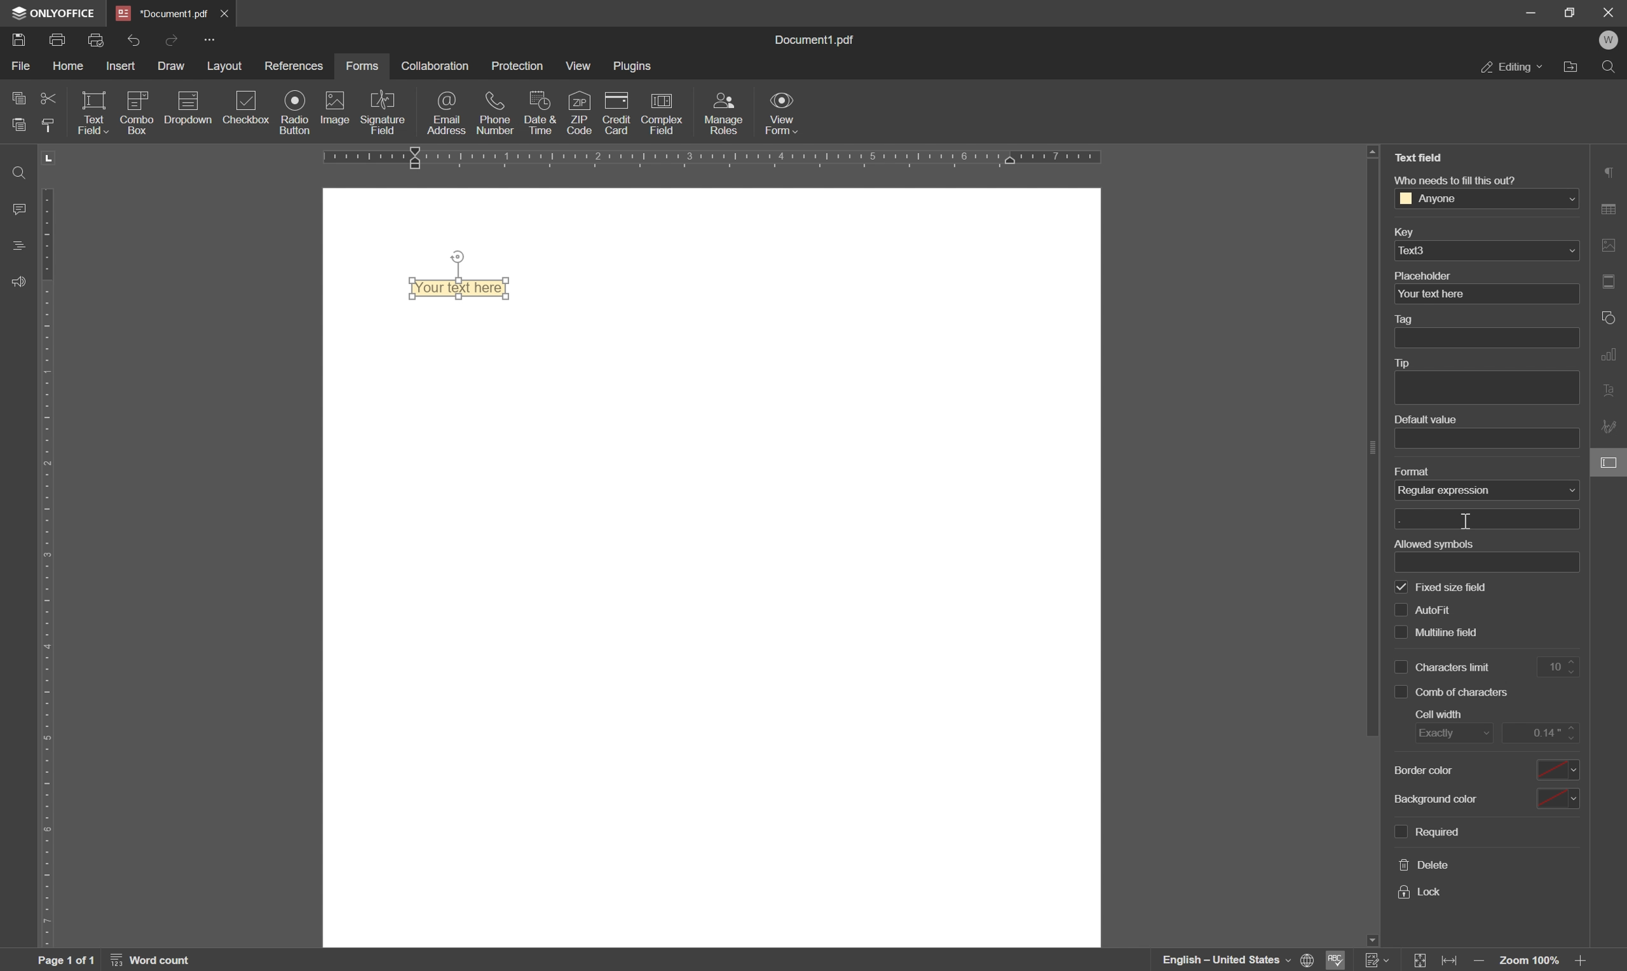  I want to click on form settings, so click(1611, 465).